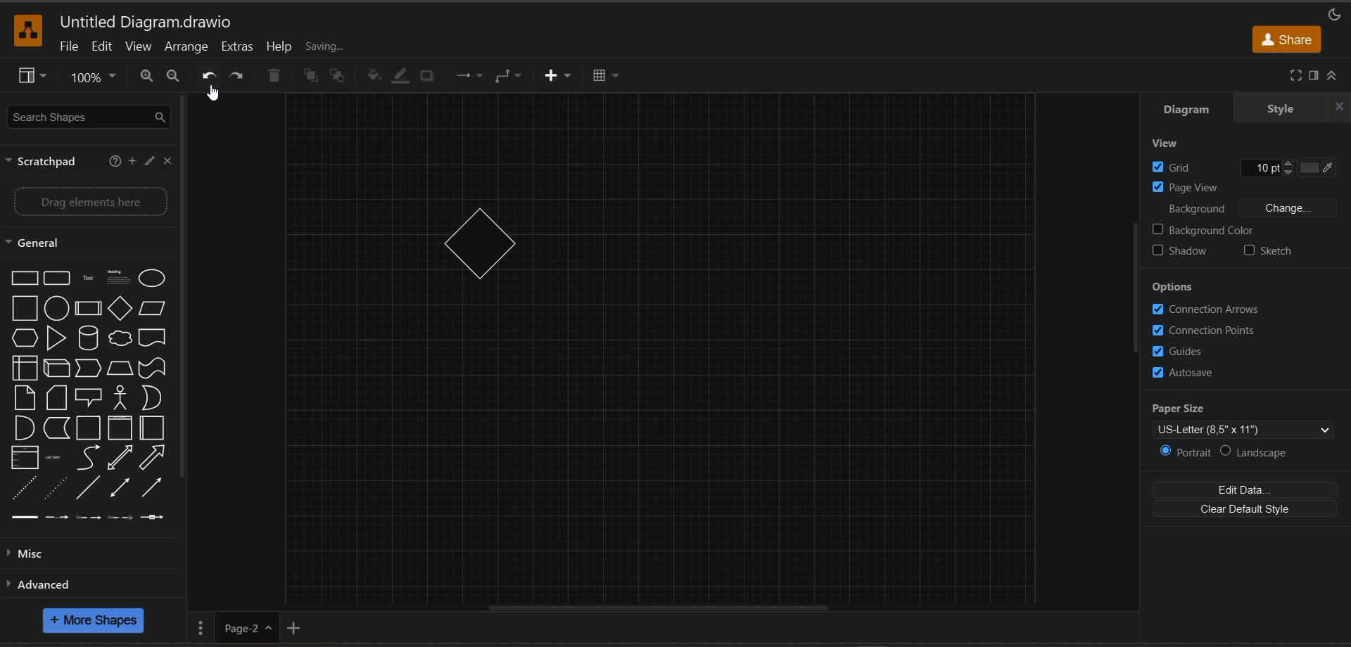 The image size is (1351, 647). Describe the element at coordinates (90, 338) in the screenshot. I see `Cylinder ` at that location.